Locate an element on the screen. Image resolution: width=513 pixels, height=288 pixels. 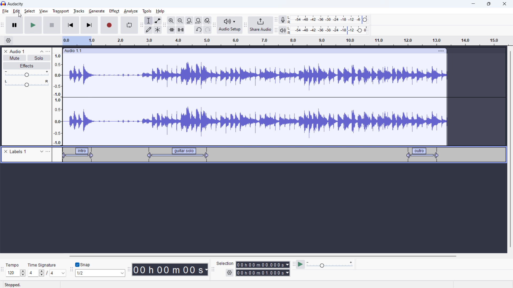
horizontal scrollbar is located at coordinates (263, 256).